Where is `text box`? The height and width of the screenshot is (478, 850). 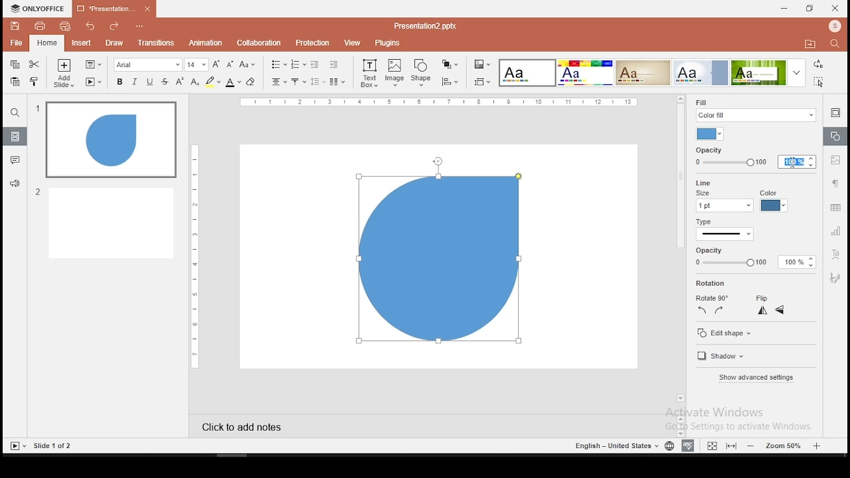 text box is located at coordinates (369, 73).